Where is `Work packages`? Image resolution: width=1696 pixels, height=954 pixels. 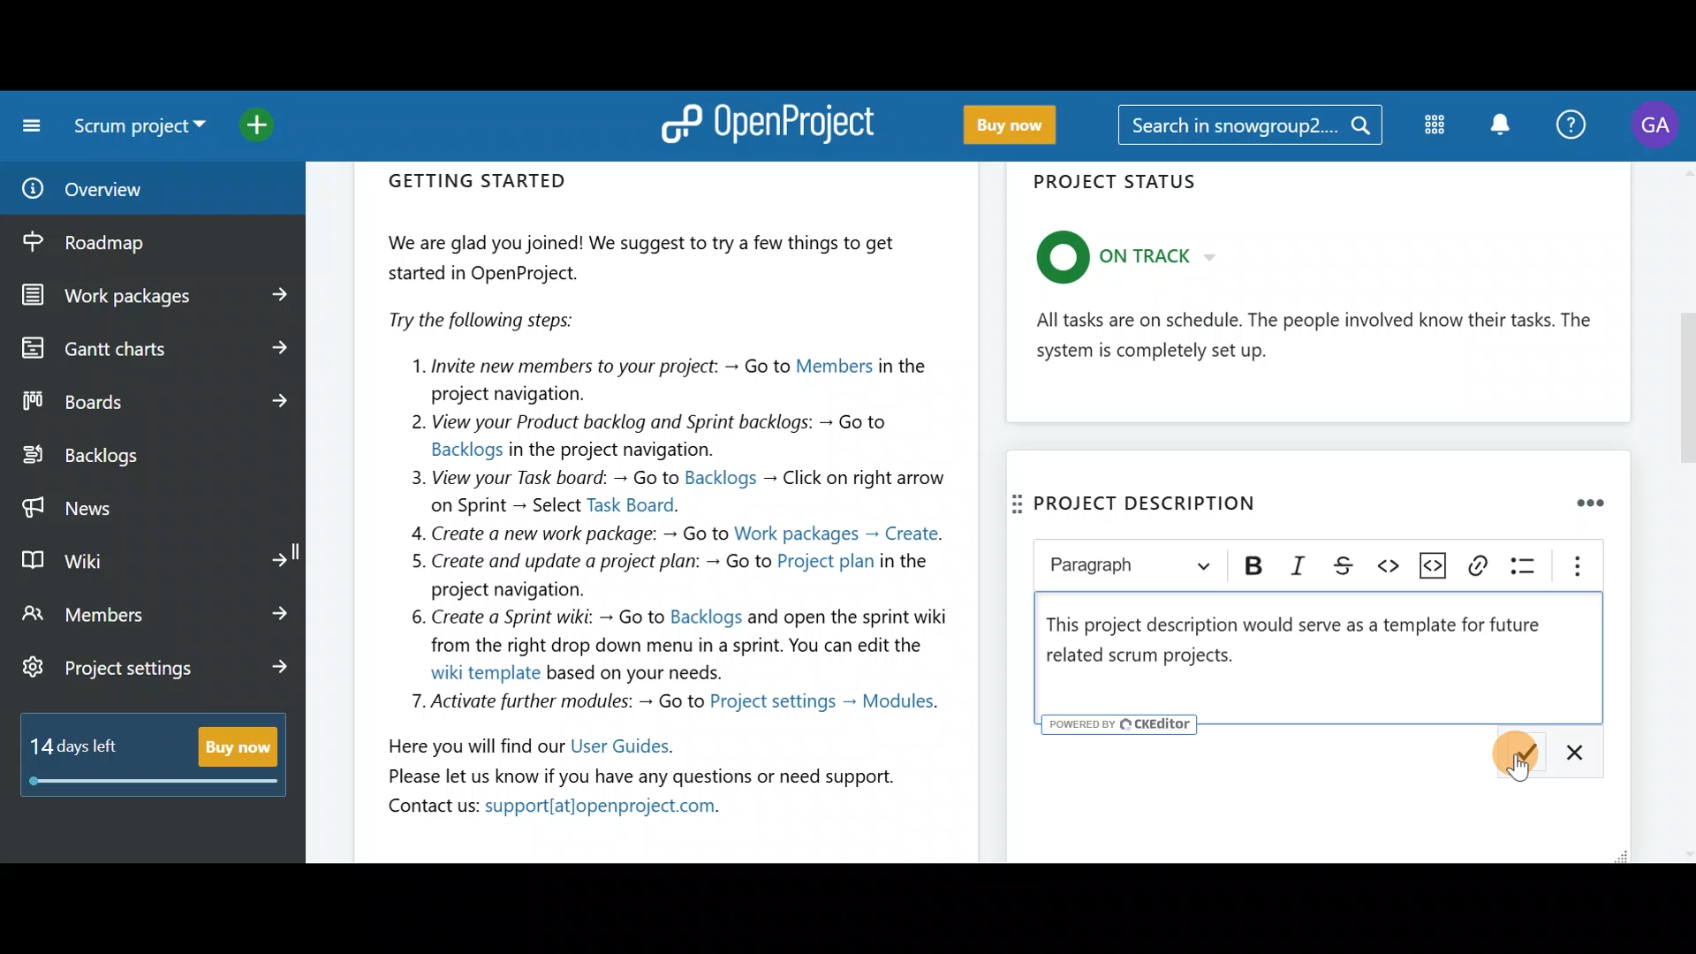
Work packages is located at coordinates (155, 296).